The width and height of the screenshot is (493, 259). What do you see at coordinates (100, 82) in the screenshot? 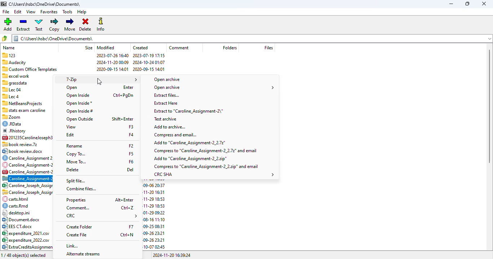
I see `cursor` at bounding box center [100, 82].